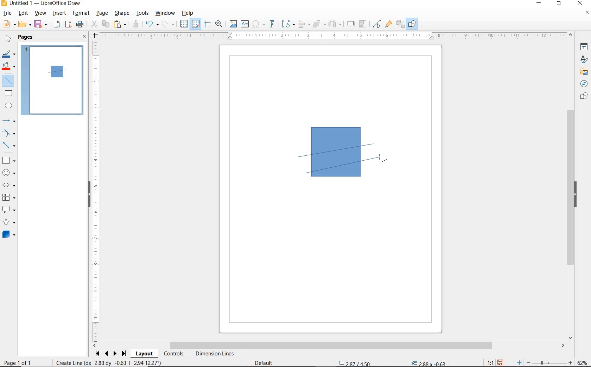 This screenshot has height=367, width=591. What do you see at coordinates (11, 185) in the screenshot?
I see `BLOCK ARROWS` at bounding box center [11, 185].